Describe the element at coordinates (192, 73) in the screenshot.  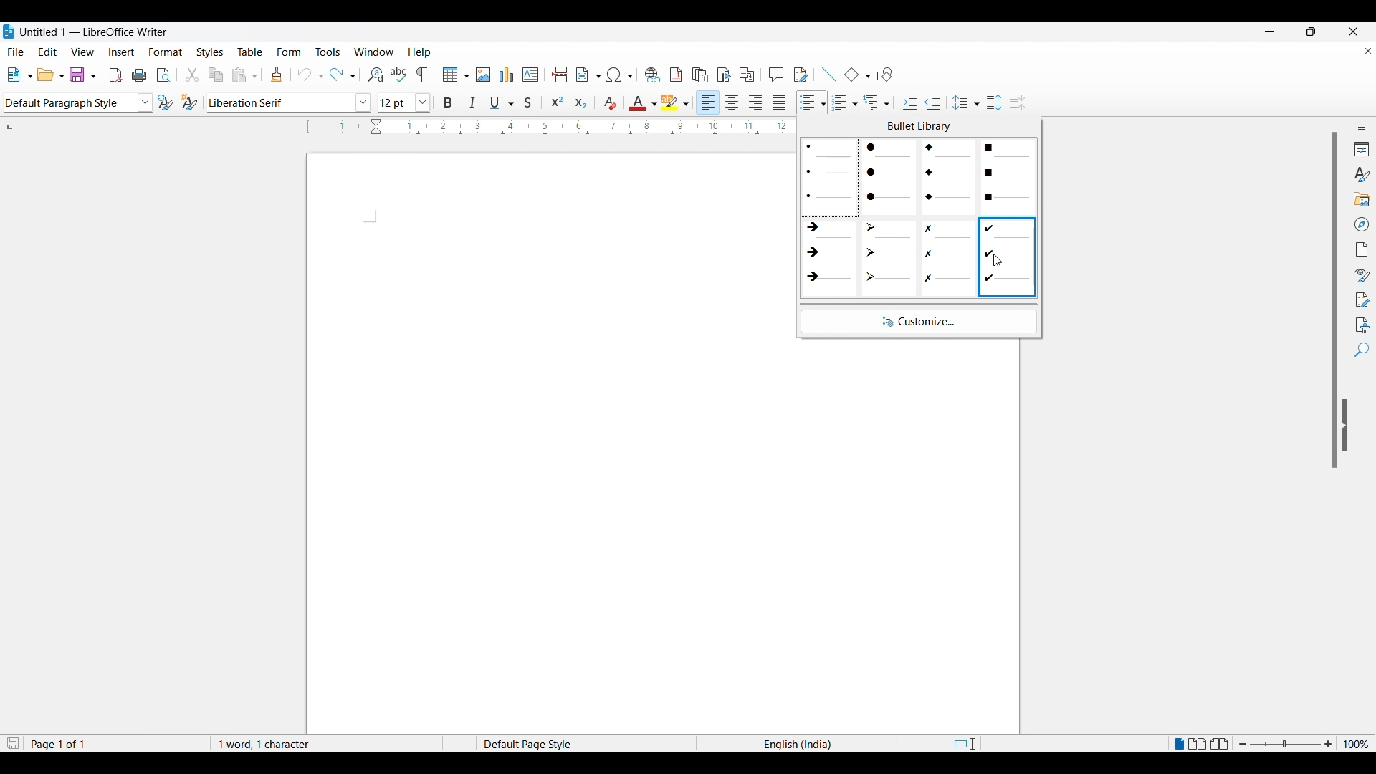
I see `cut` at that location.